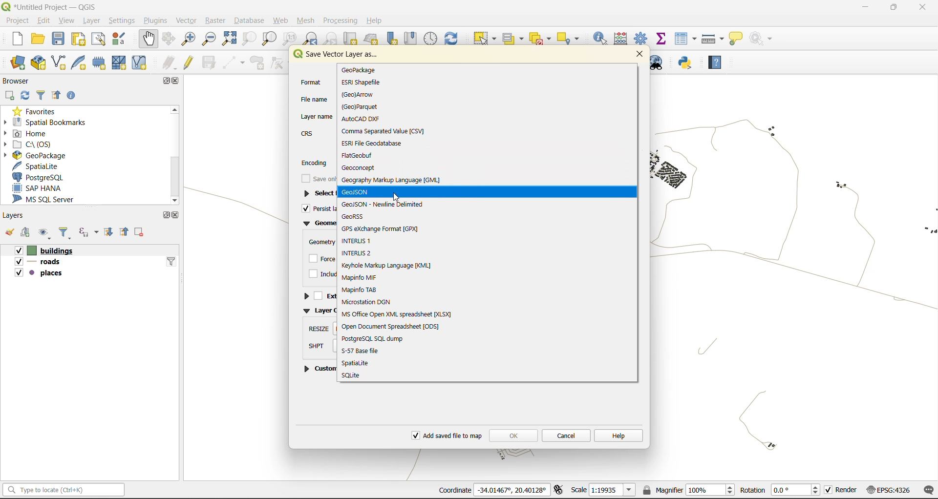 The height and width of the screenshot is (499, 938). What do you see at coordinates (340, 20) in the screenshot?
I see `processing` at bounding box center [340, 20].